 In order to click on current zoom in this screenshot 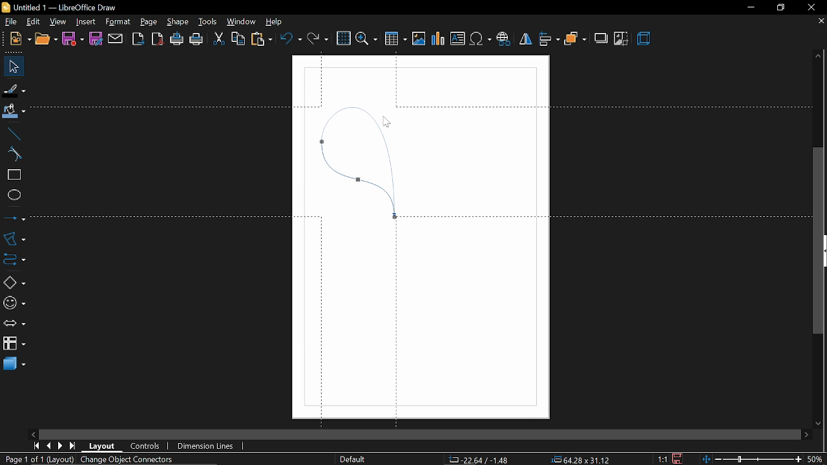, I will do `click(817, 459)`.